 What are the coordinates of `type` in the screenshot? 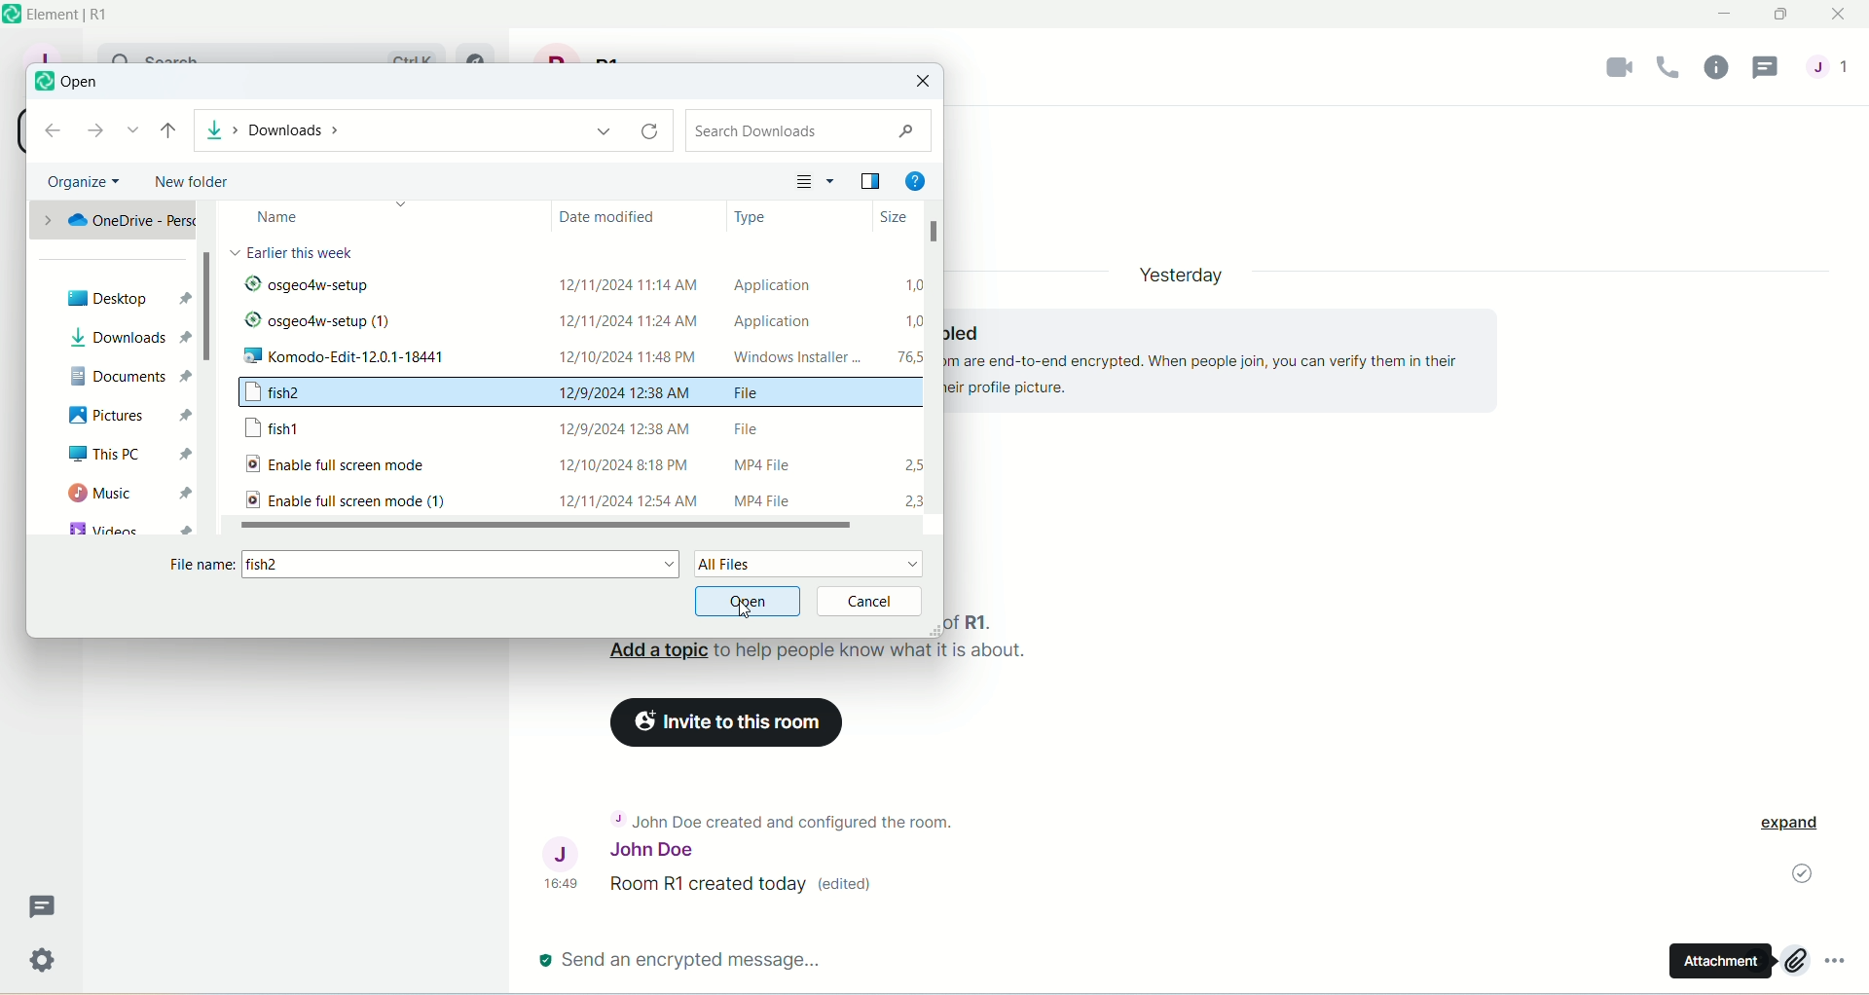 It's located at (751, 216).